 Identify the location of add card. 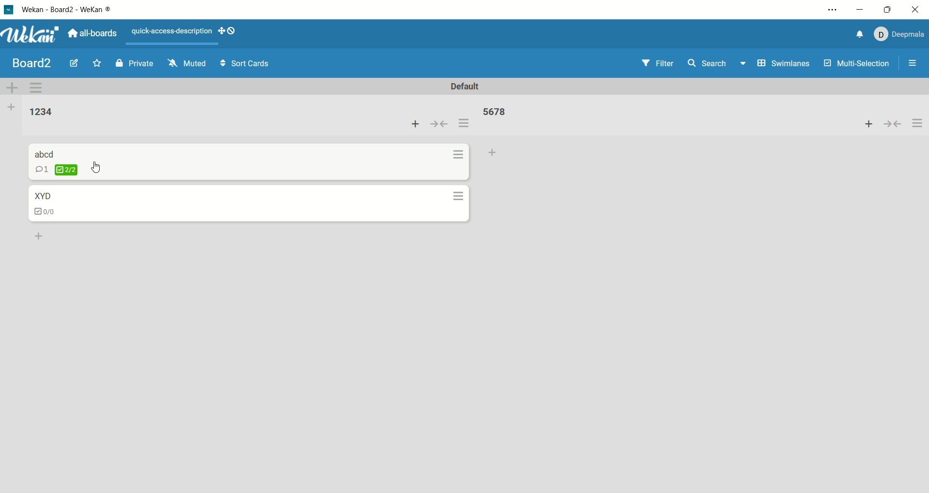
(497, 152).